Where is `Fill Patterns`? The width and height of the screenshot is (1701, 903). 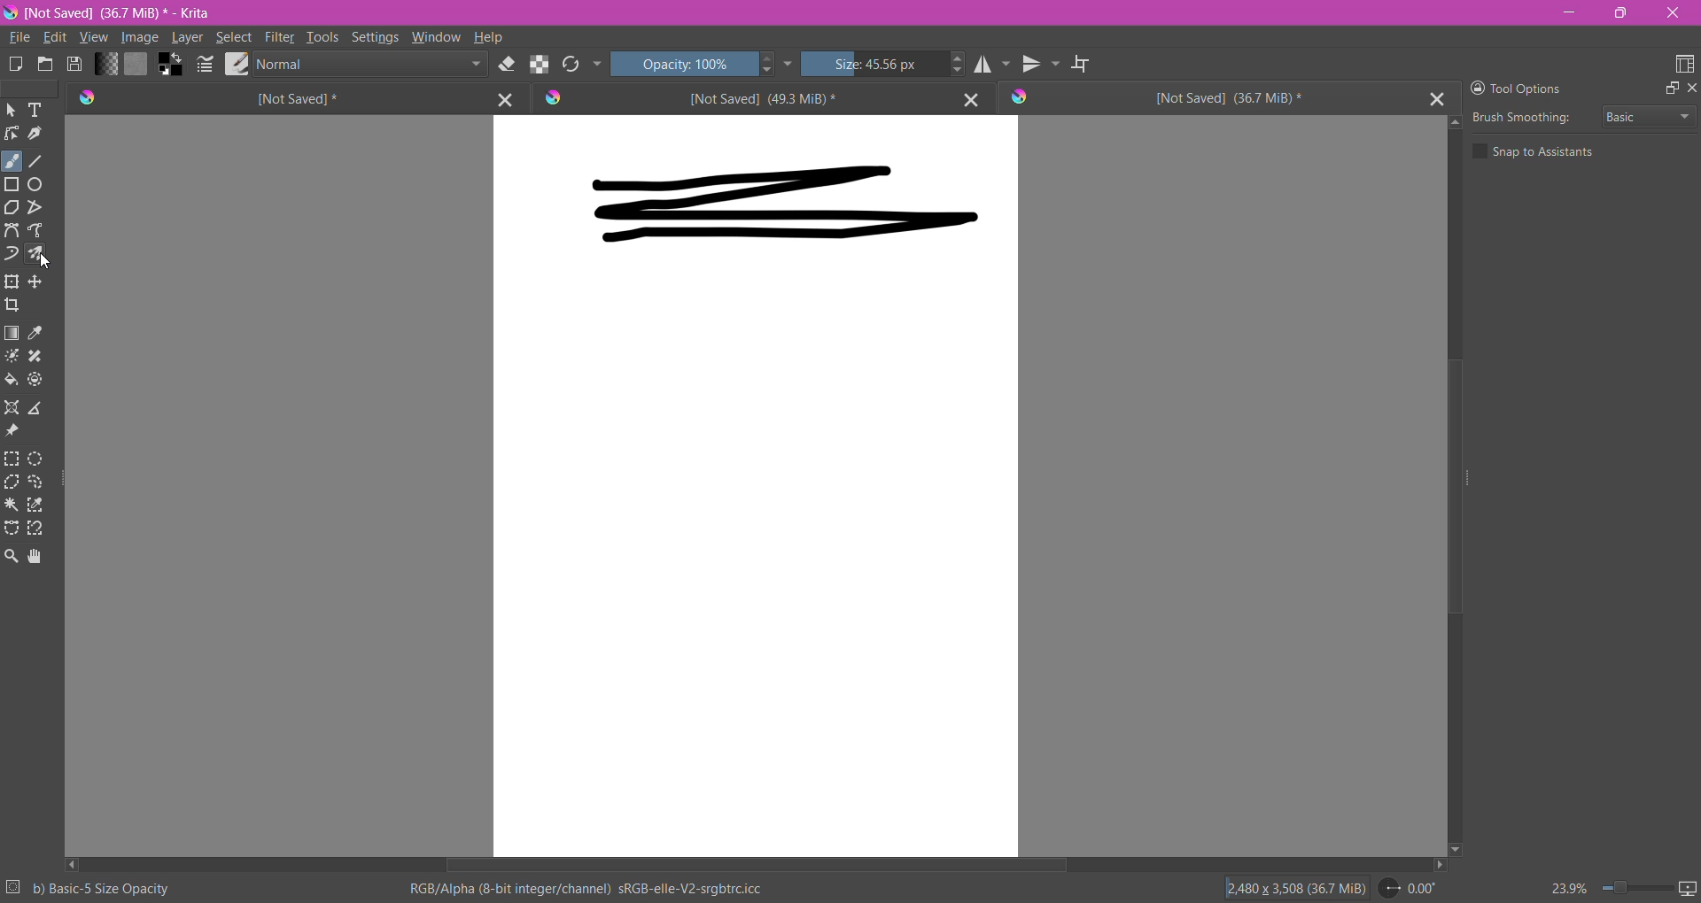
Fill Patterns is located at coordinates (137, 64).